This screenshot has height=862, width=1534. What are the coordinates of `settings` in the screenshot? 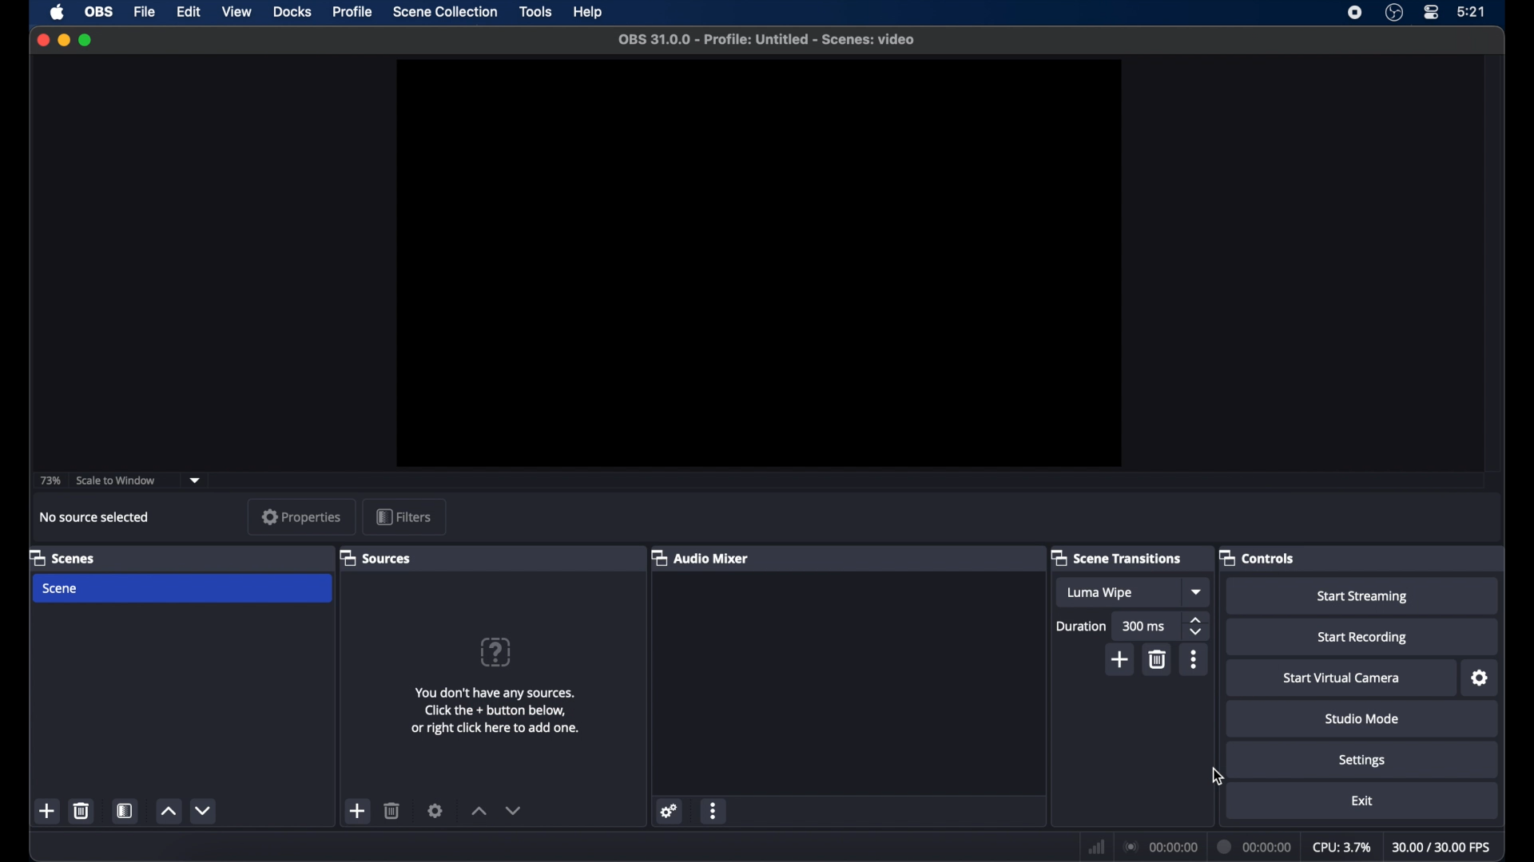 It's located at (1480, 678).